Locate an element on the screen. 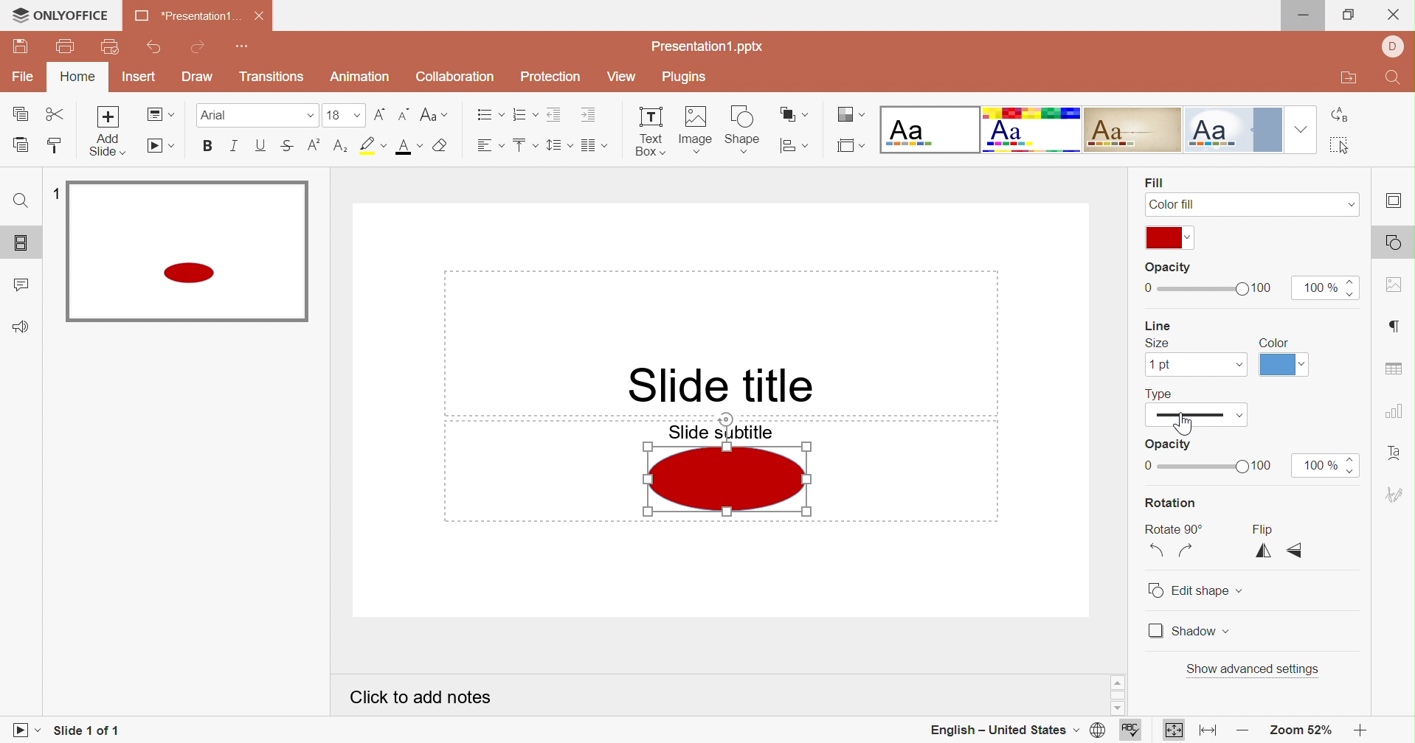  100 is located at coordinates (1263, 288).